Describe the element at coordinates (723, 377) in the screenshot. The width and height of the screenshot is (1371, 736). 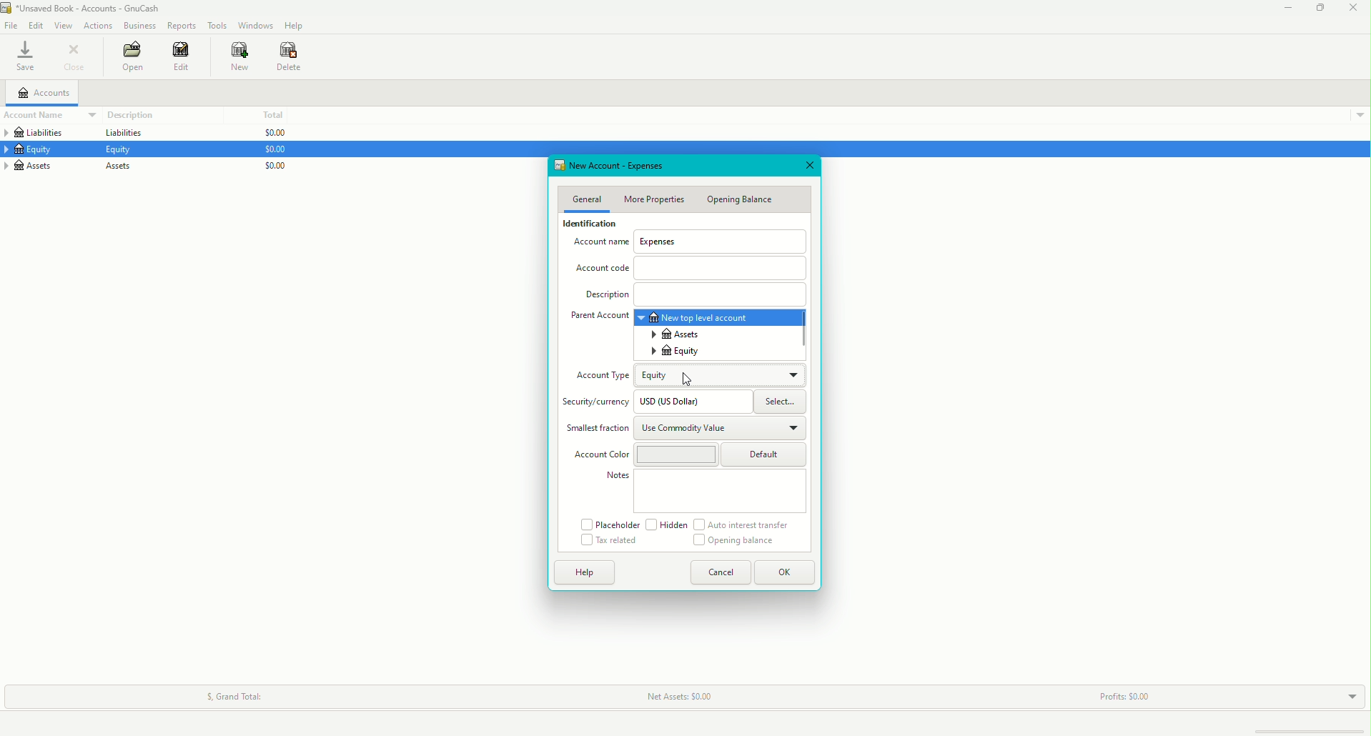
I see `Equity` at that location.